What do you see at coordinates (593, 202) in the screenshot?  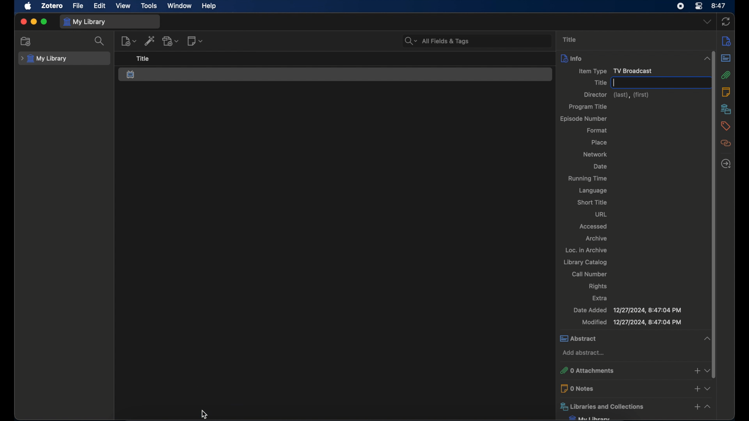 I see `short title` at bounding box center [593, 202].